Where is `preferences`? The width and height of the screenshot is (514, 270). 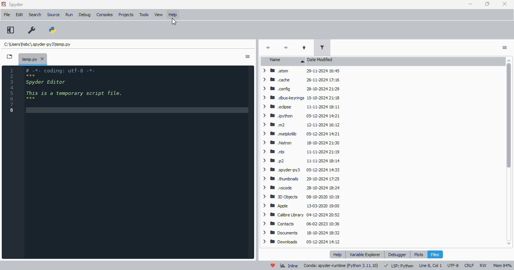 preferences is located at coordinates (32, 30).